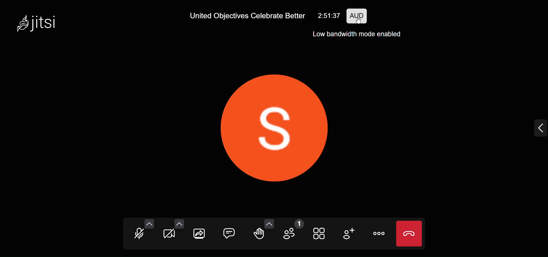 Image resolution: width=548 pixels, height=257 pixels. I want to click on invite people, so click(350, 233).